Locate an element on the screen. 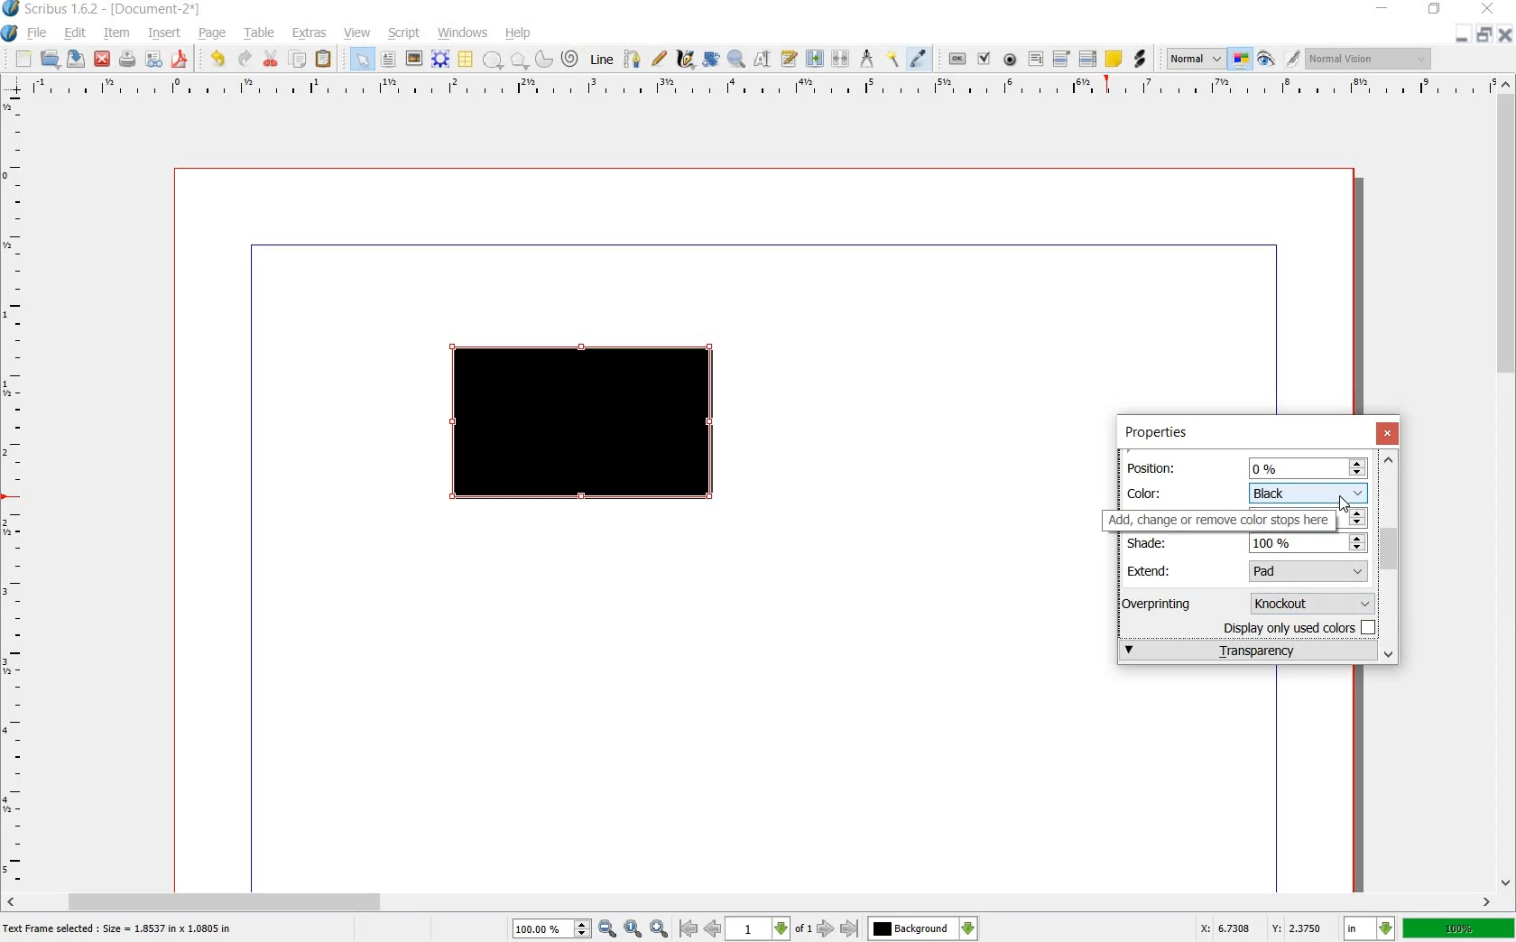  edit in preview mode is located at coordinates (1293, 60).